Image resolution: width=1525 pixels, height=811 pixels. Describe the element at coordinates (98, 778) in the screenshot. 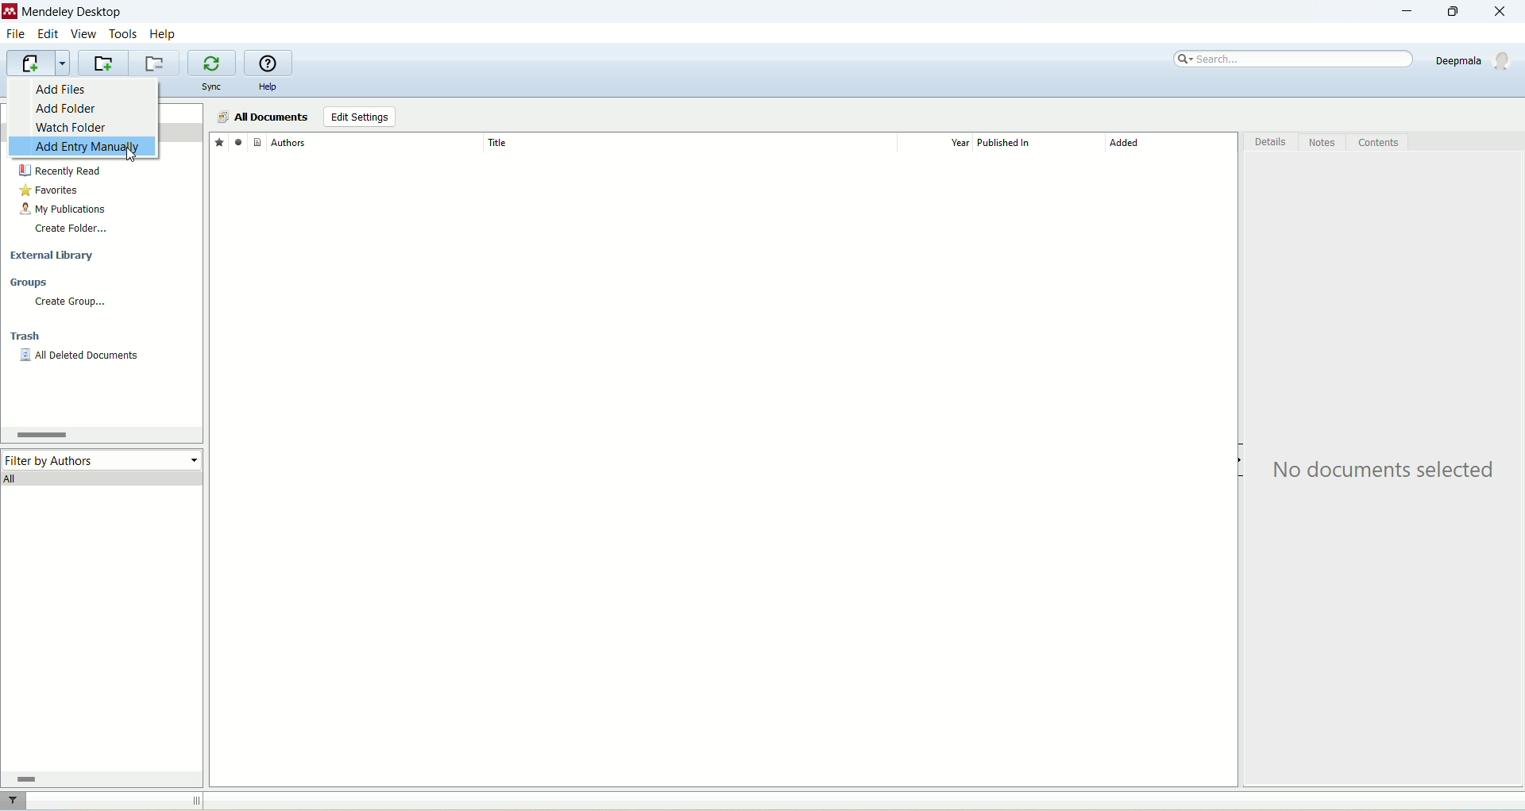

I see `horizontal scroll bar` at that location.